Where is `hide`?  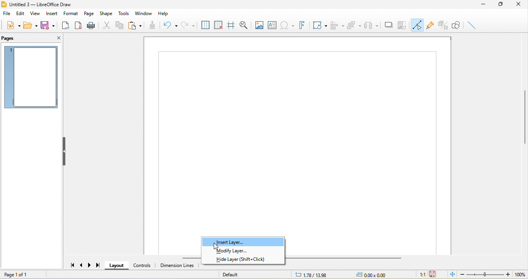
hide is located at coordinates (64, 151).